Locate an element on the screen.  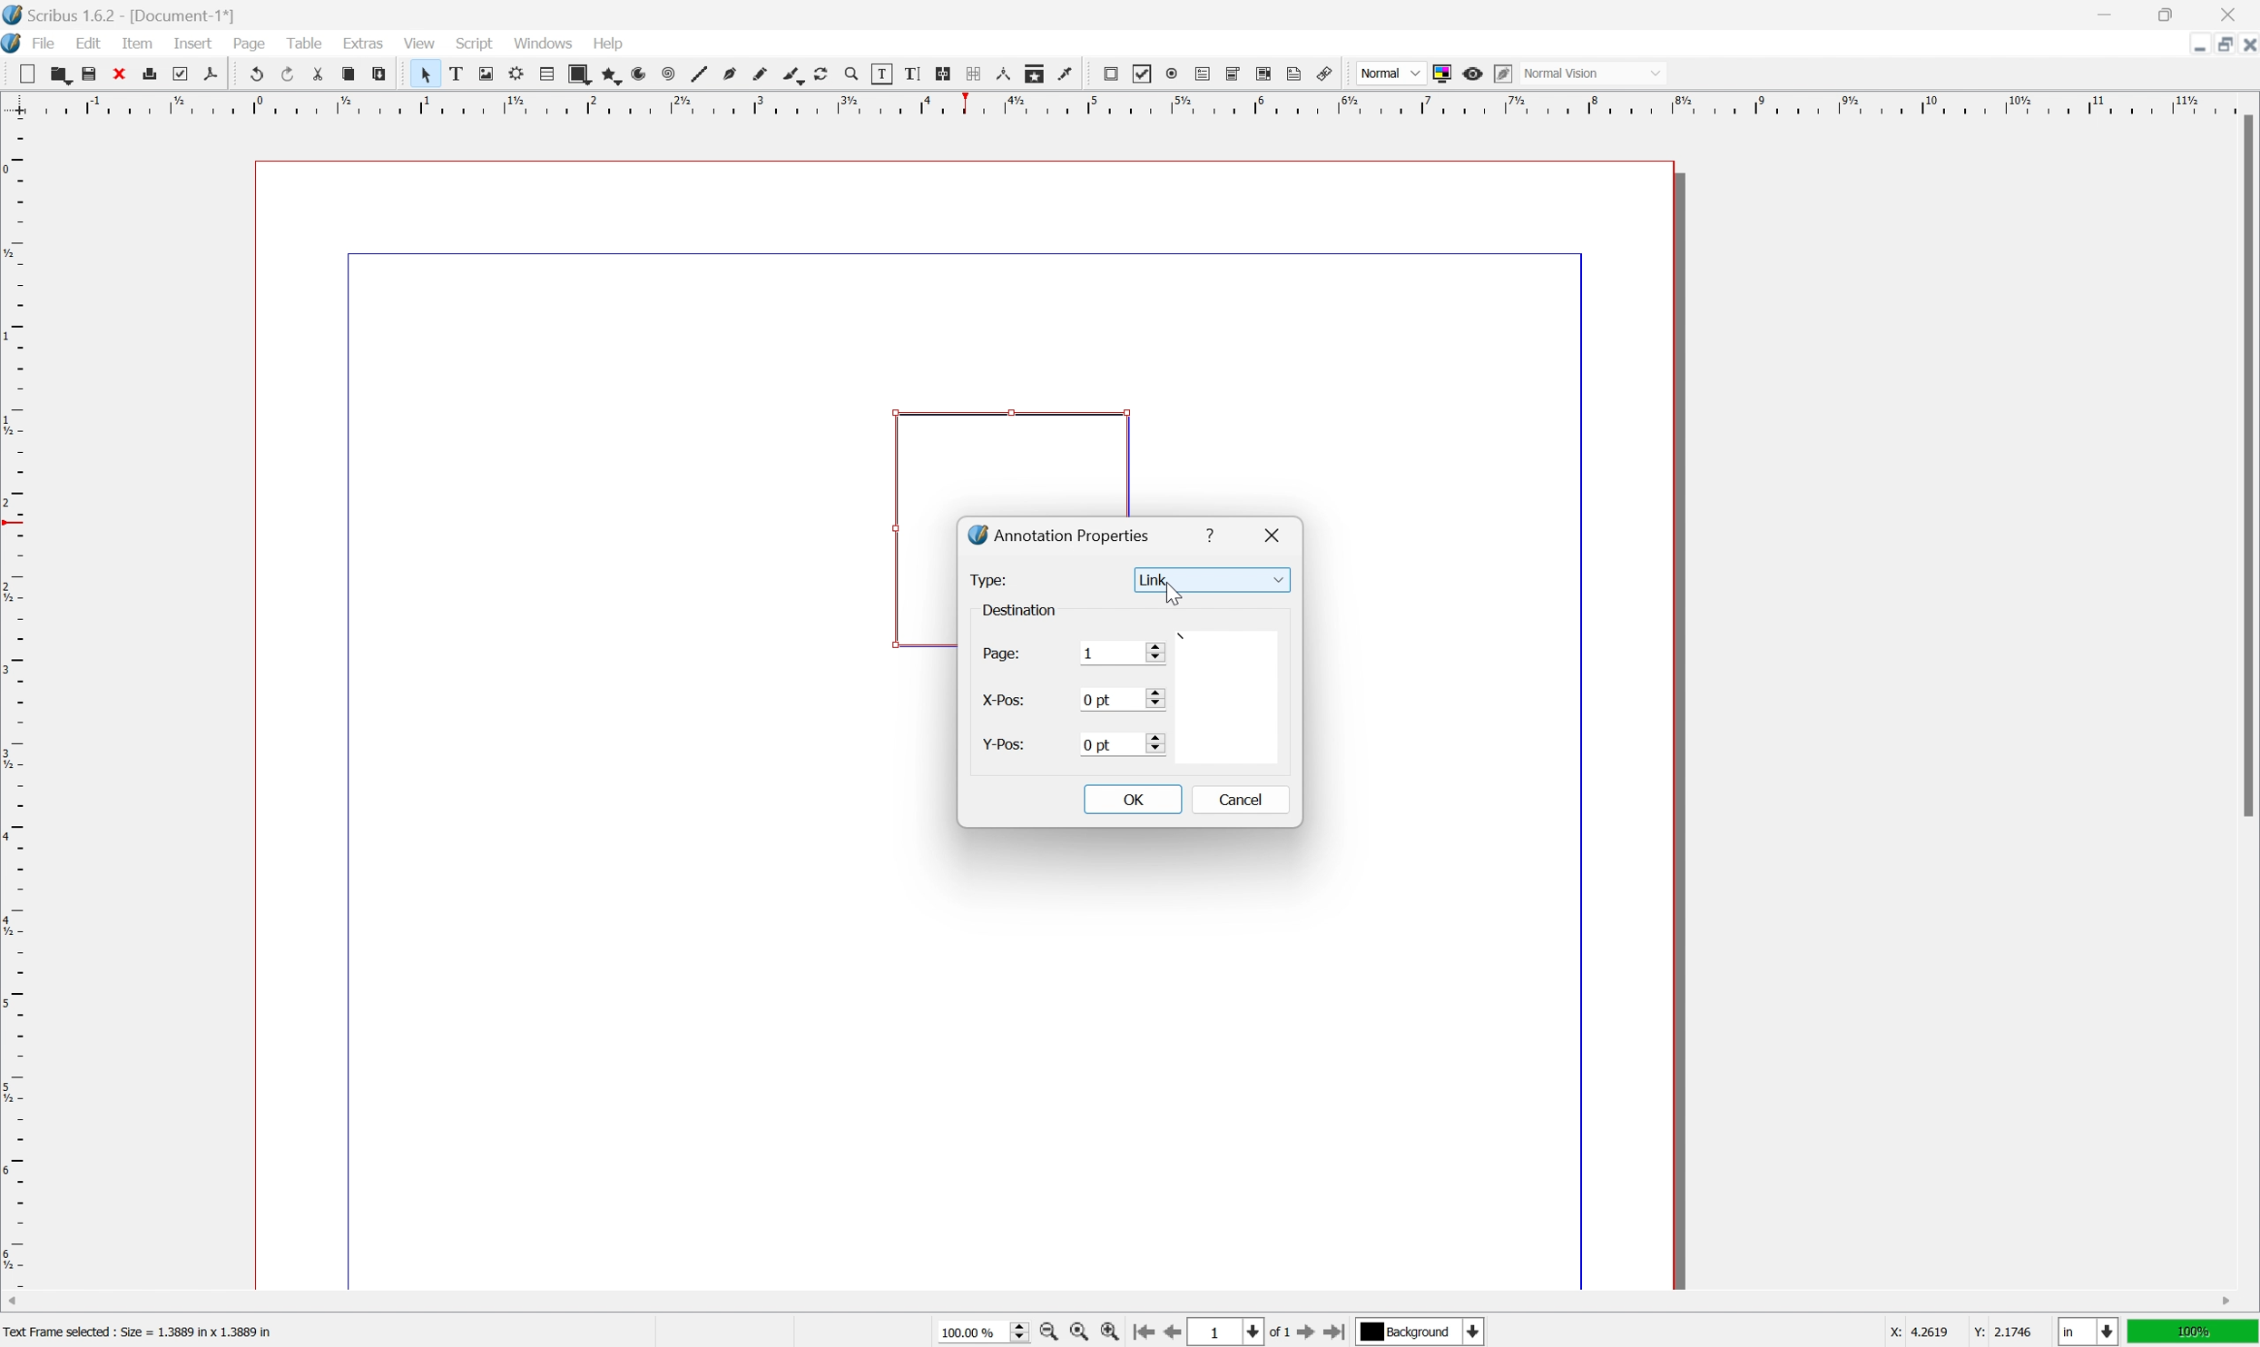
zoom in is located at coordinates (1109, 1332).